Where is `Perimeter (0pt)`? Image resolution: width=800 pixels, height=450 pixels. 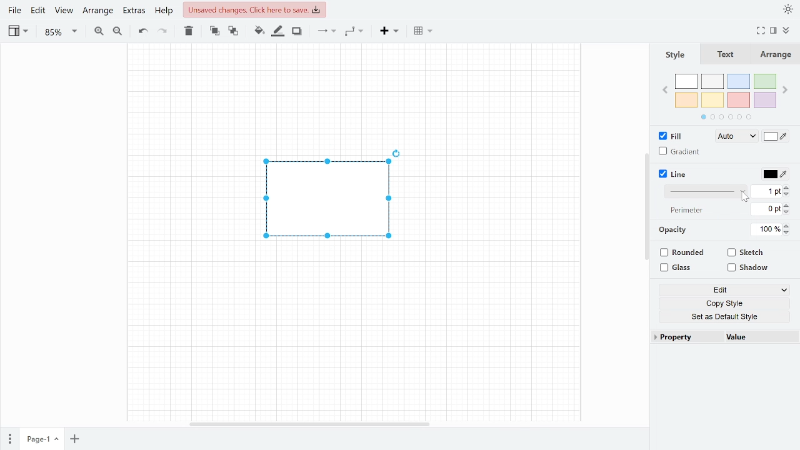 Perimeter (0pt) is located at coordinates (766, 209).